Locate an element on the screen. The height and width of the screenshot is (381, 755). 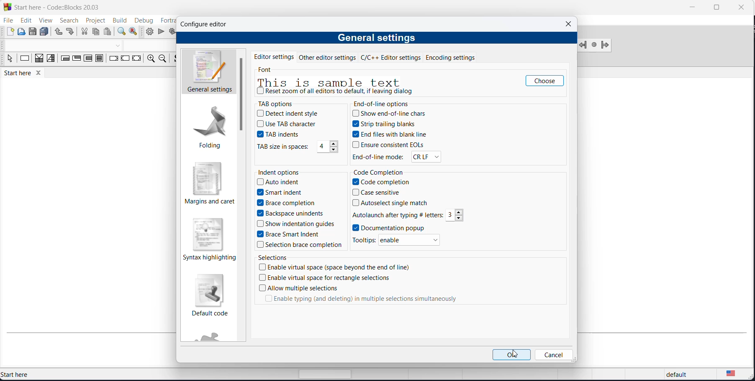
file is located at coordinates (8, 20).